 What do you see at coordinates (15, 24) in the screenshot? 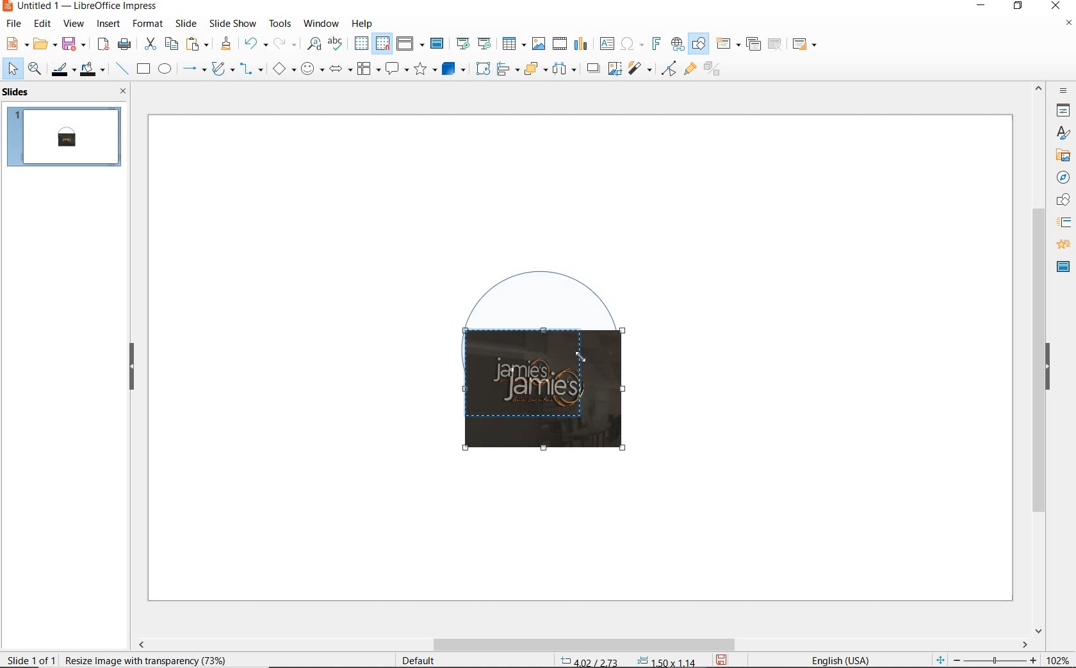
I see `file` at bounding box center [15, 24].